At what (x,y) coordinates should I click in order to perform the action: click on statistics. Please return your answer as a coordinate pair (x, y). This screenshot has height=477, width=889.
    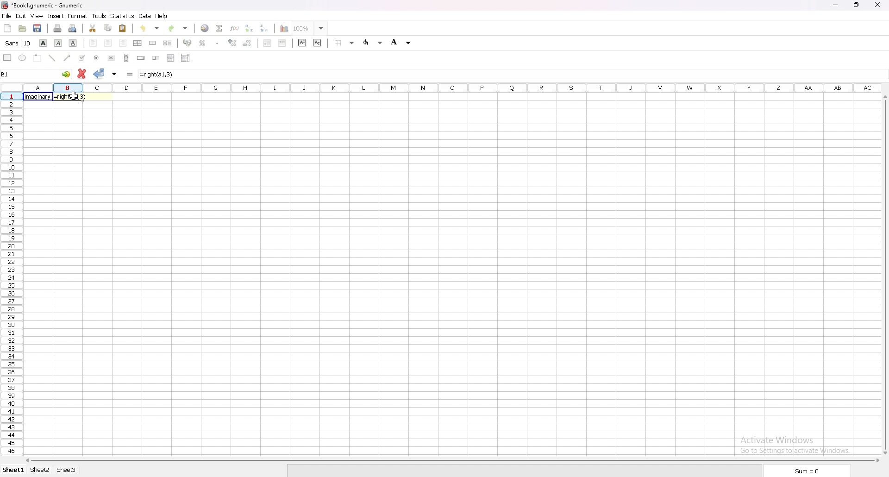
    Looking at the image, I should click on (123, 16).